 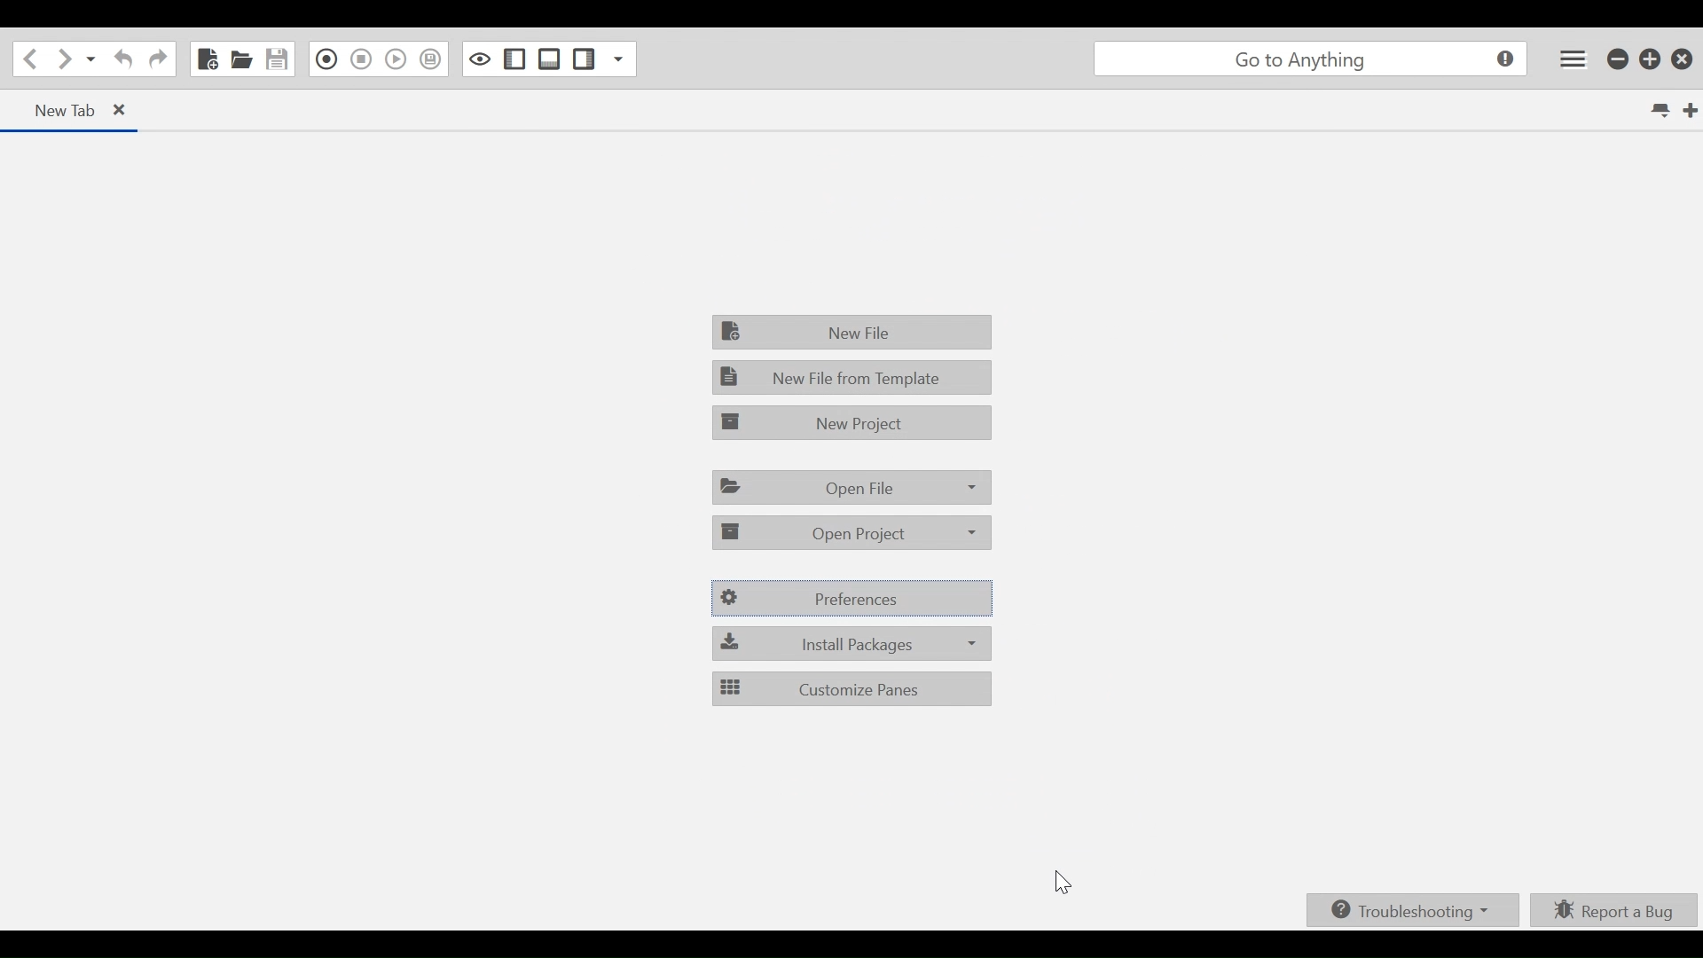 I want to click on Open Project , so click(x=852, y=531).